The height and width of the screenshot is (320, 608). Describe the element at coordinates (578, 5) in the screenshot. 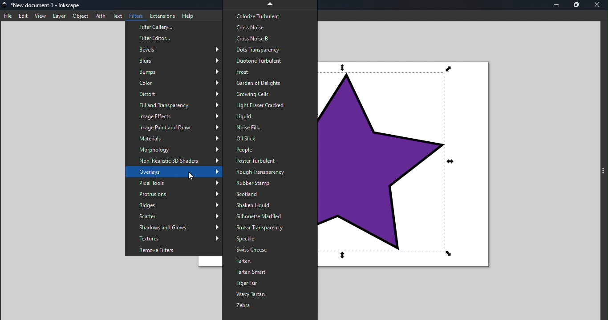

I see `Maximize` at that location.